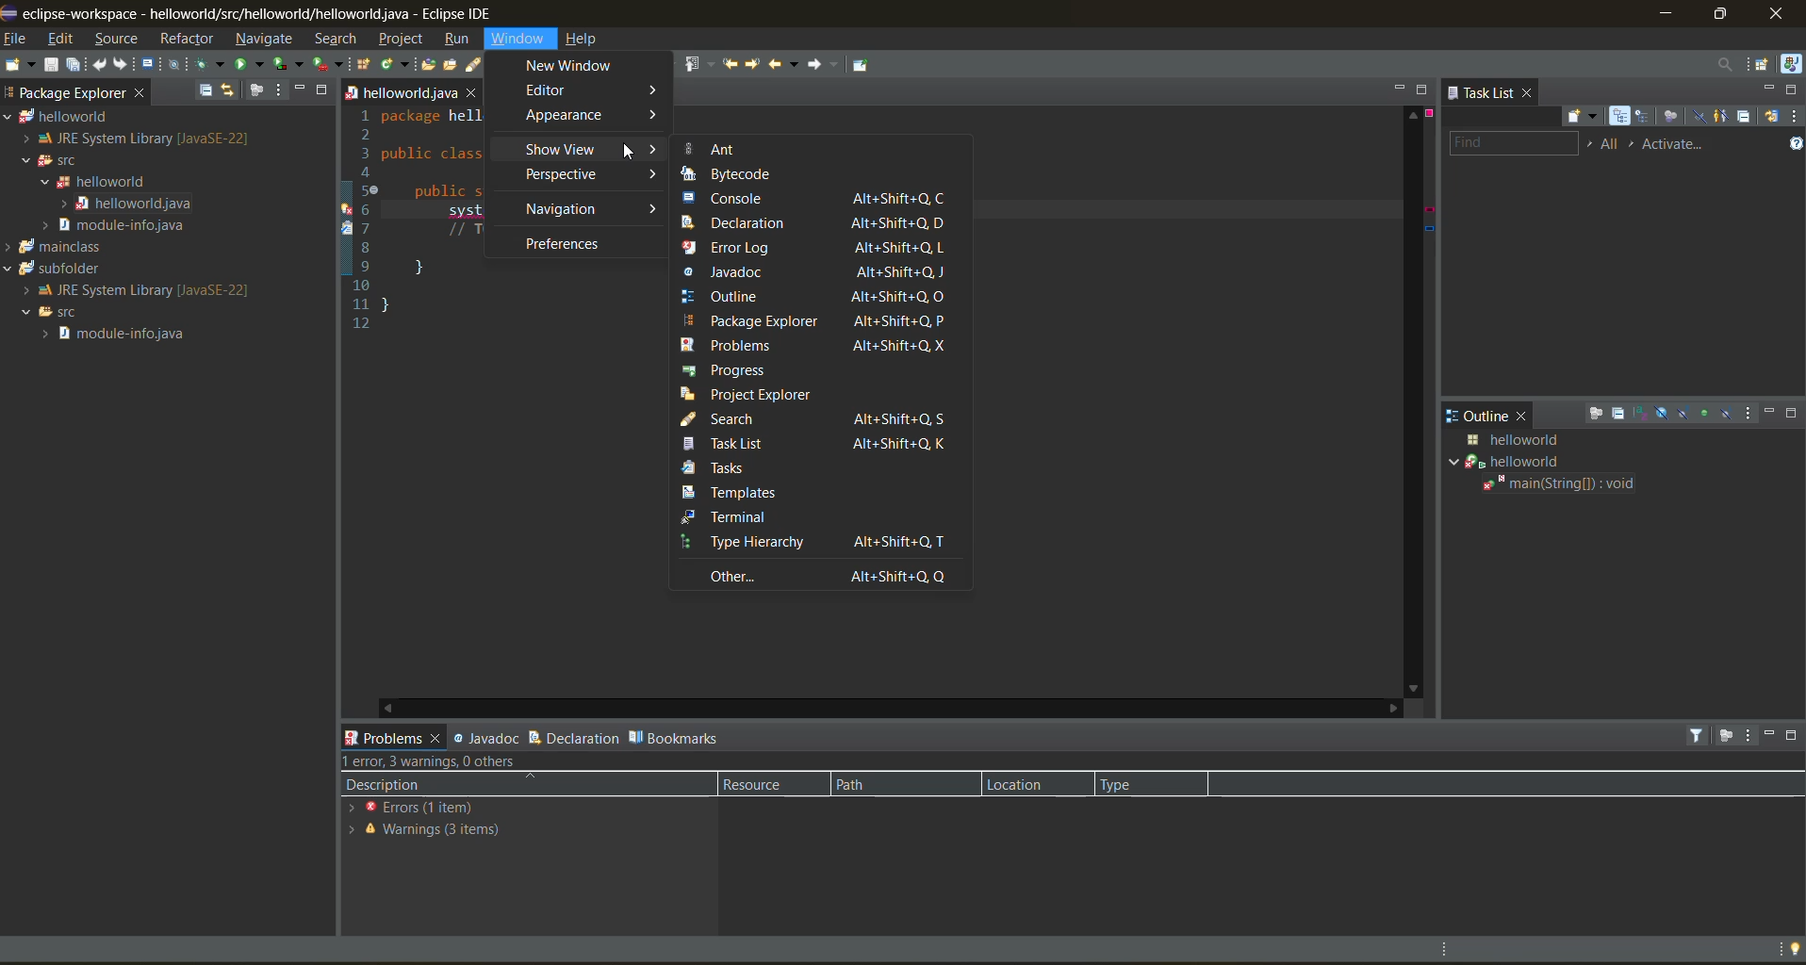 This screenshot has height=965, width=1806. Describe the element at coordinates (737, 491) in the screenshot. I see `templates` at that location.